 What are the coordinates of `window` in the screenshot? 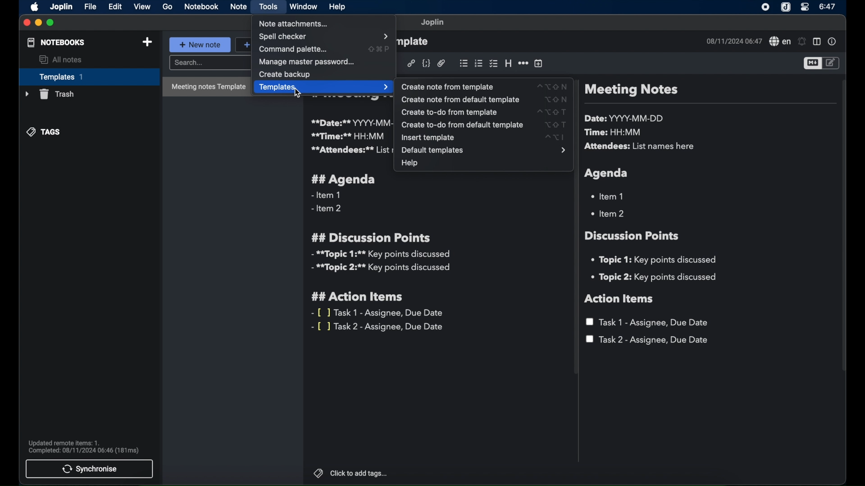 It's located at (304, 7).